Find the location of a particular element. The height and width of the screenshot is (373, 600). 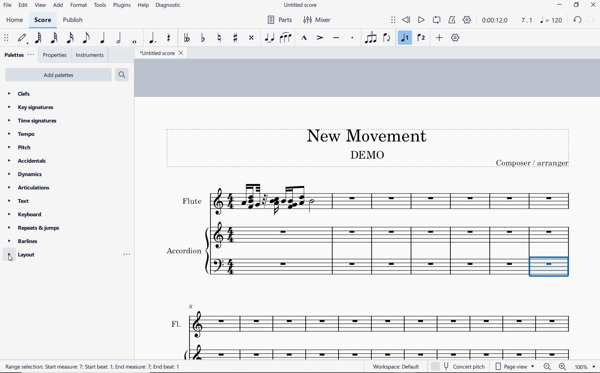

tools is located at coordinates (100, 5).